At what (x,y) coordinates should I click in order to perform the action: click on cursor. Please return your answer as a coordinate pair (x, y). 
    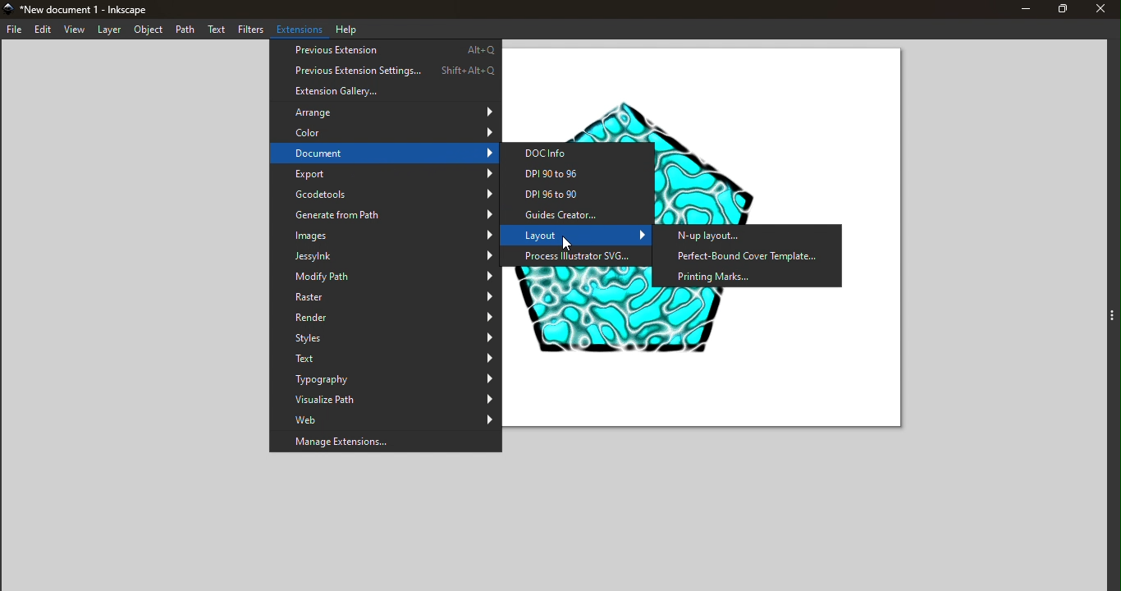
    Looking at the image, I should click on (565, 245).